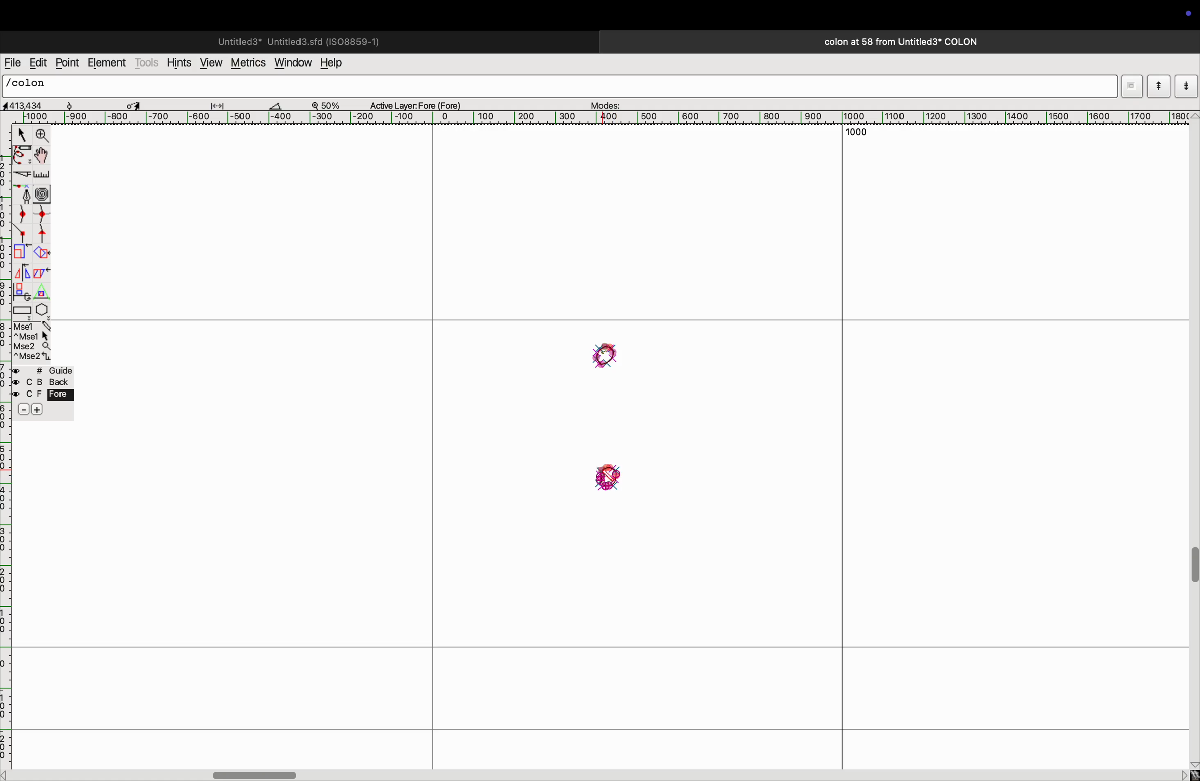  I want to click on snow, so click(79, 104).